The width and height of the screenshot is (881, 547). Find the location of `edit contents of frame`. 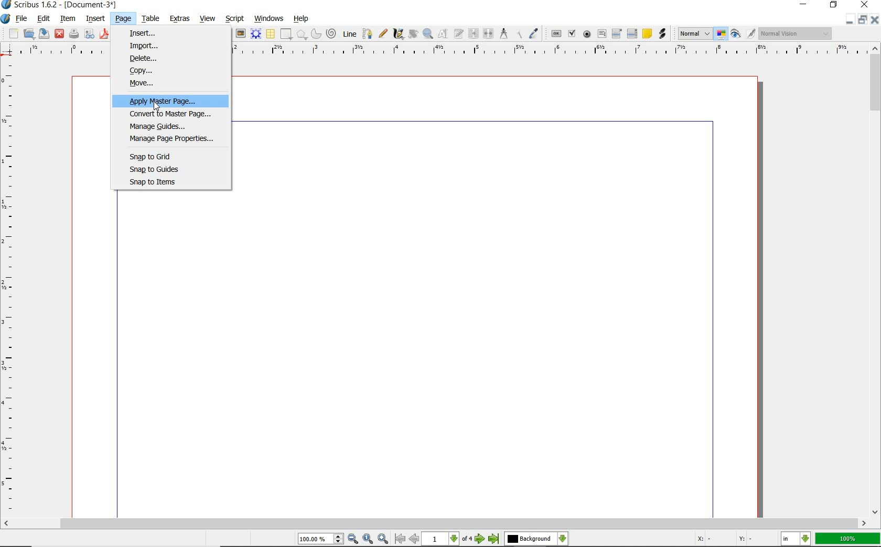

edit contents of frame is located at coordinates (442, 34).